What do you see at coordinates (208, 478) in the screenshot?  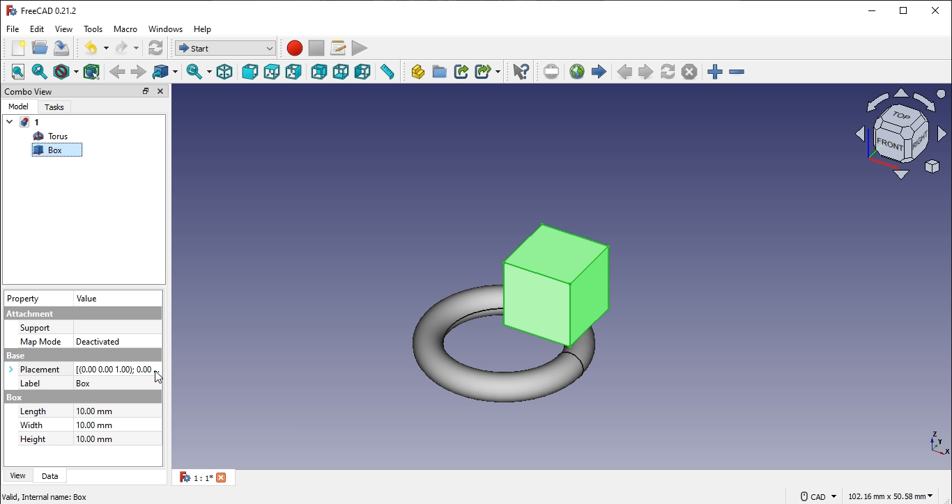 I see `1` at bounding box center [208, 478].